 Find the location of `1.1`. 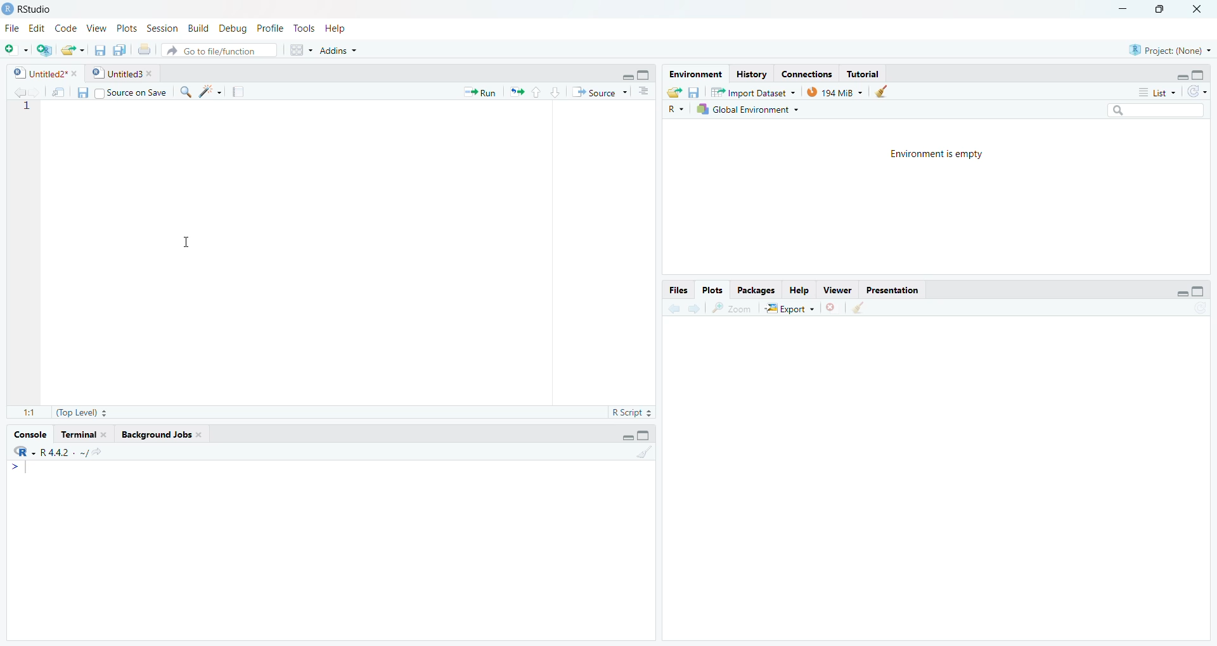

1.1 is located at coordinates (27, 412).